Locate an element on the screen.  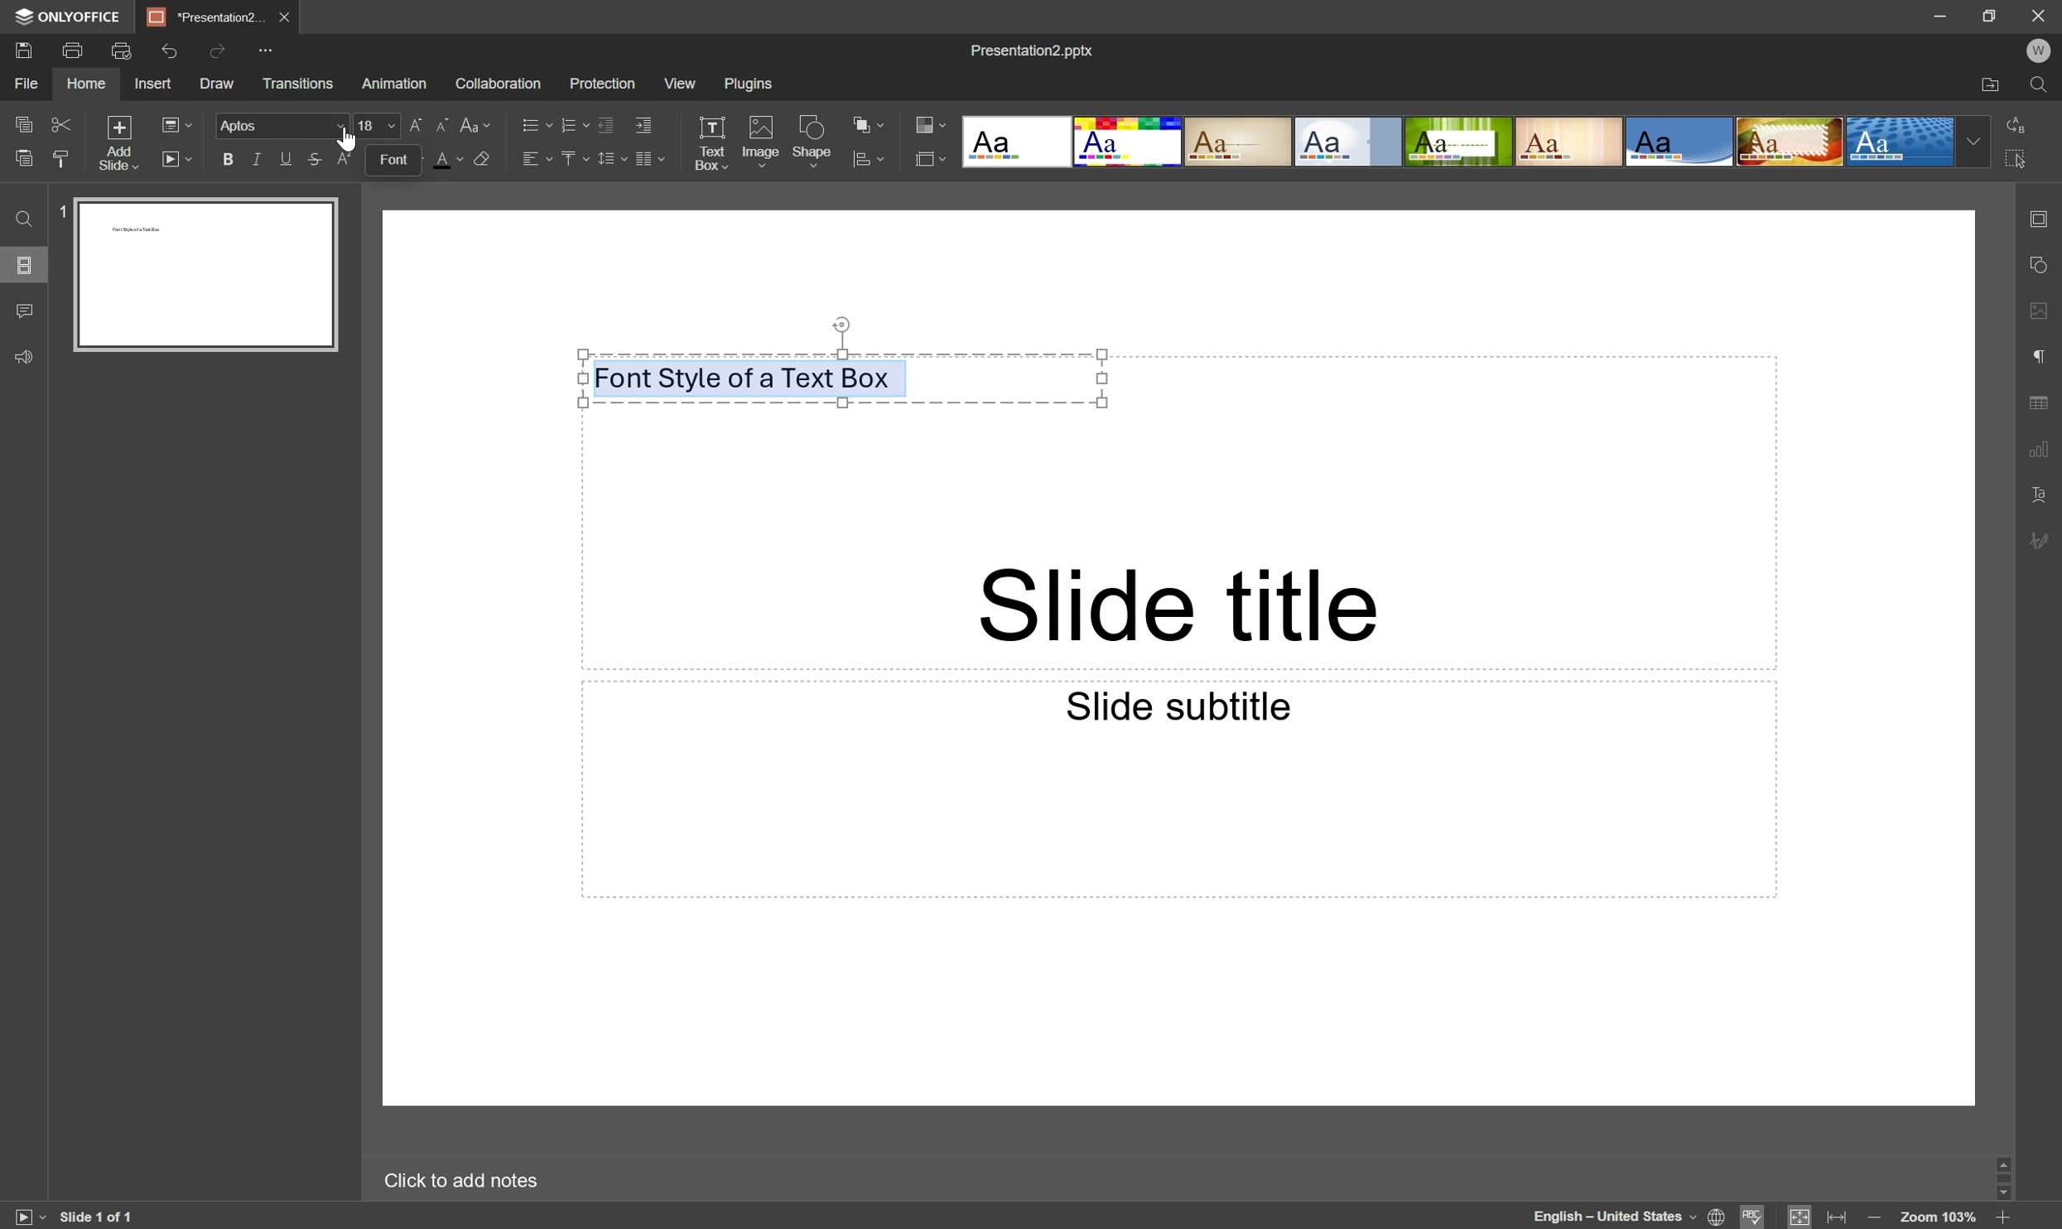
Cut is located at coordinates (63, 122).